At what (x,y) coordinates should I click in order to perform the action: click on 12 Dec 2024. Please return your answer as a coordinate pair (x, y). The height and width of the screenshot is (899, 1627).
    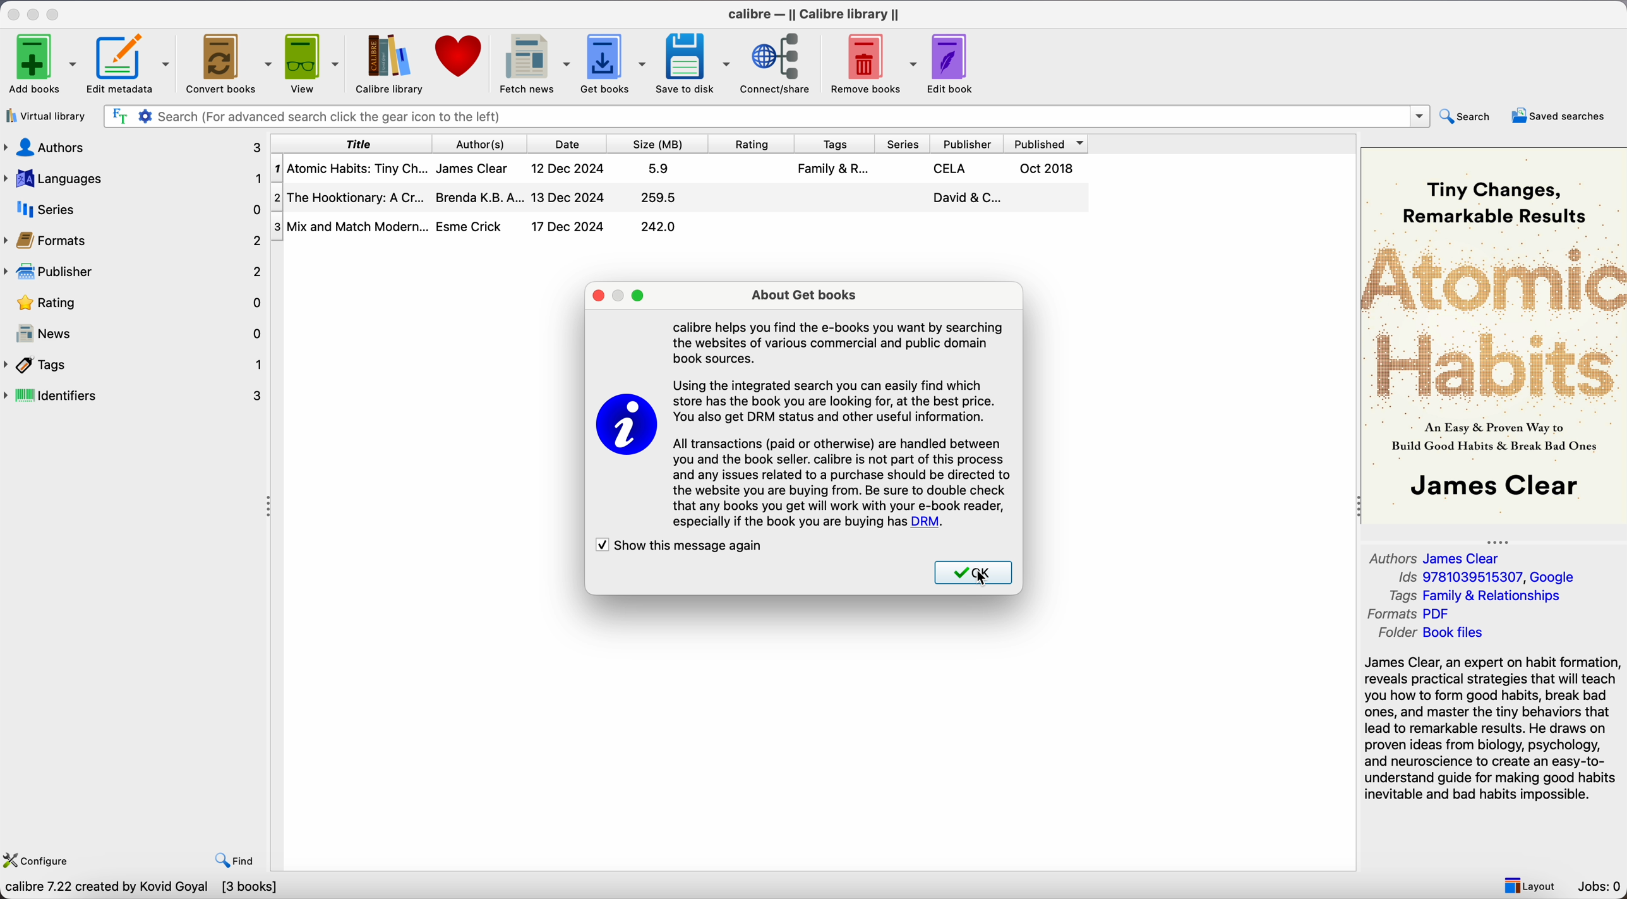
    Looking at the image, I should click on (568, 169).